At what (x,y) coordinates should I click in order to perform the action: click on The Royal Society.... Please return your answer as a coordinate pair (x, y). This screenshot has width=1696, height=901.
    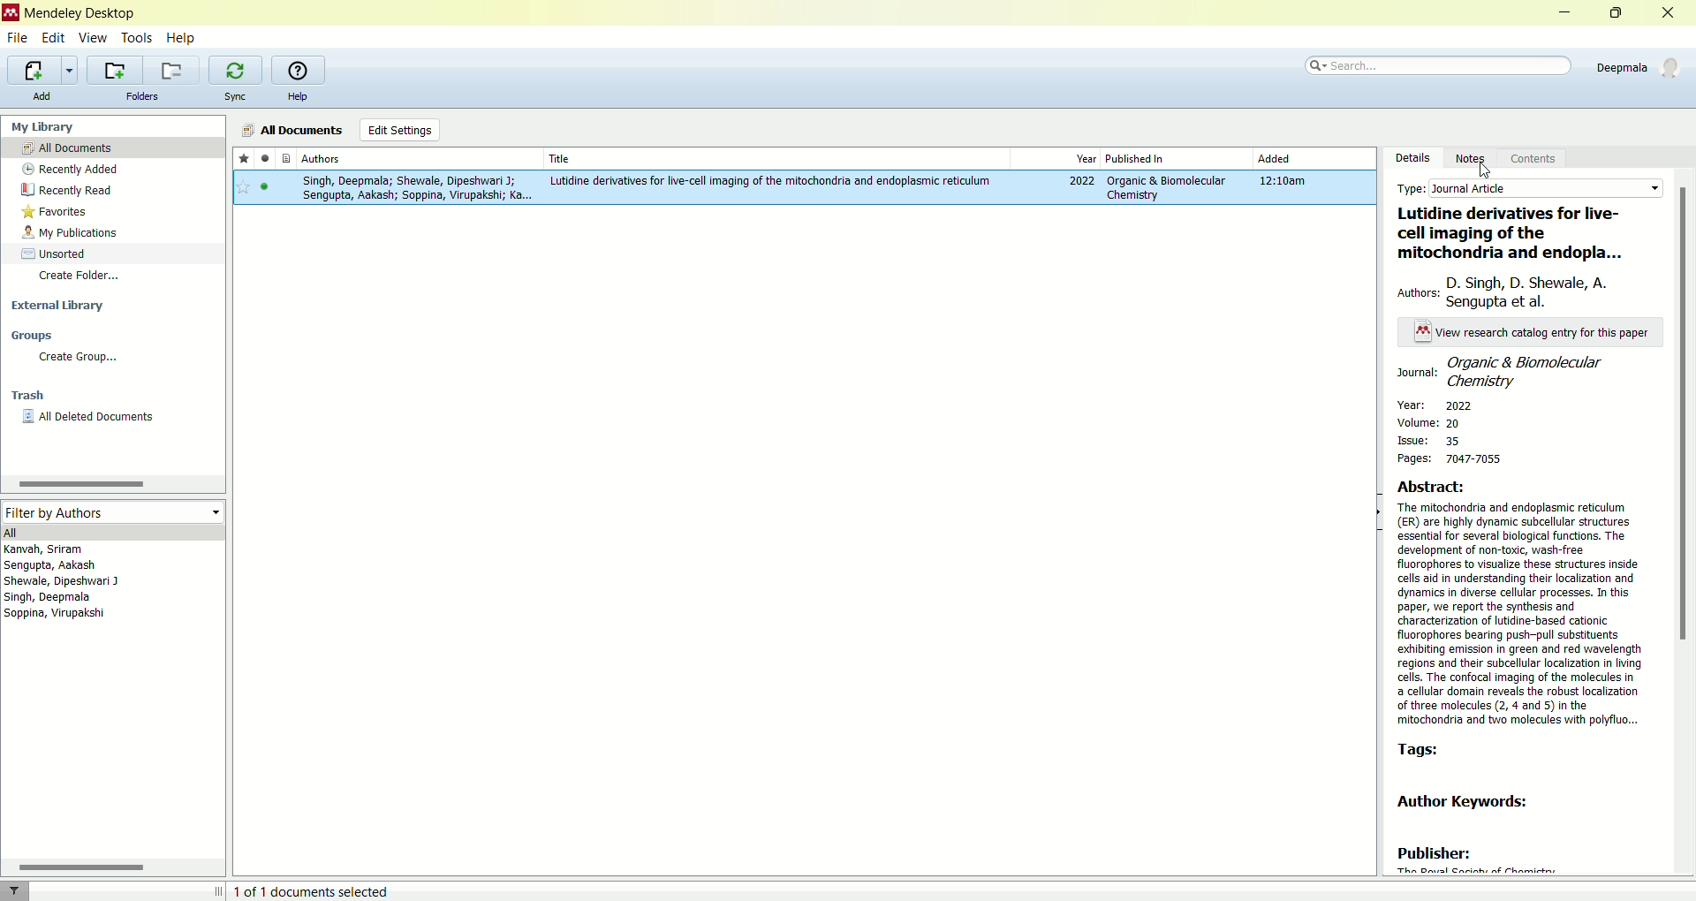
    Looking at the image, I should click on (1475, 869).